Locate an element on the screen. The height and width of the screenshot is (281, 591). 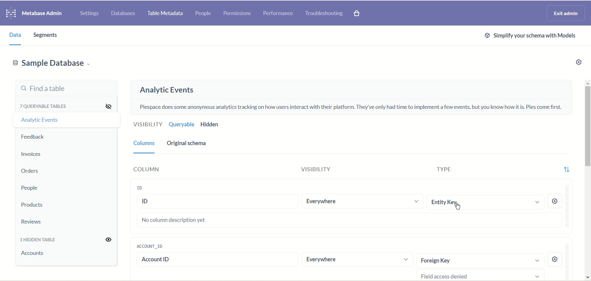
performance is located at coordinates (278, 13).